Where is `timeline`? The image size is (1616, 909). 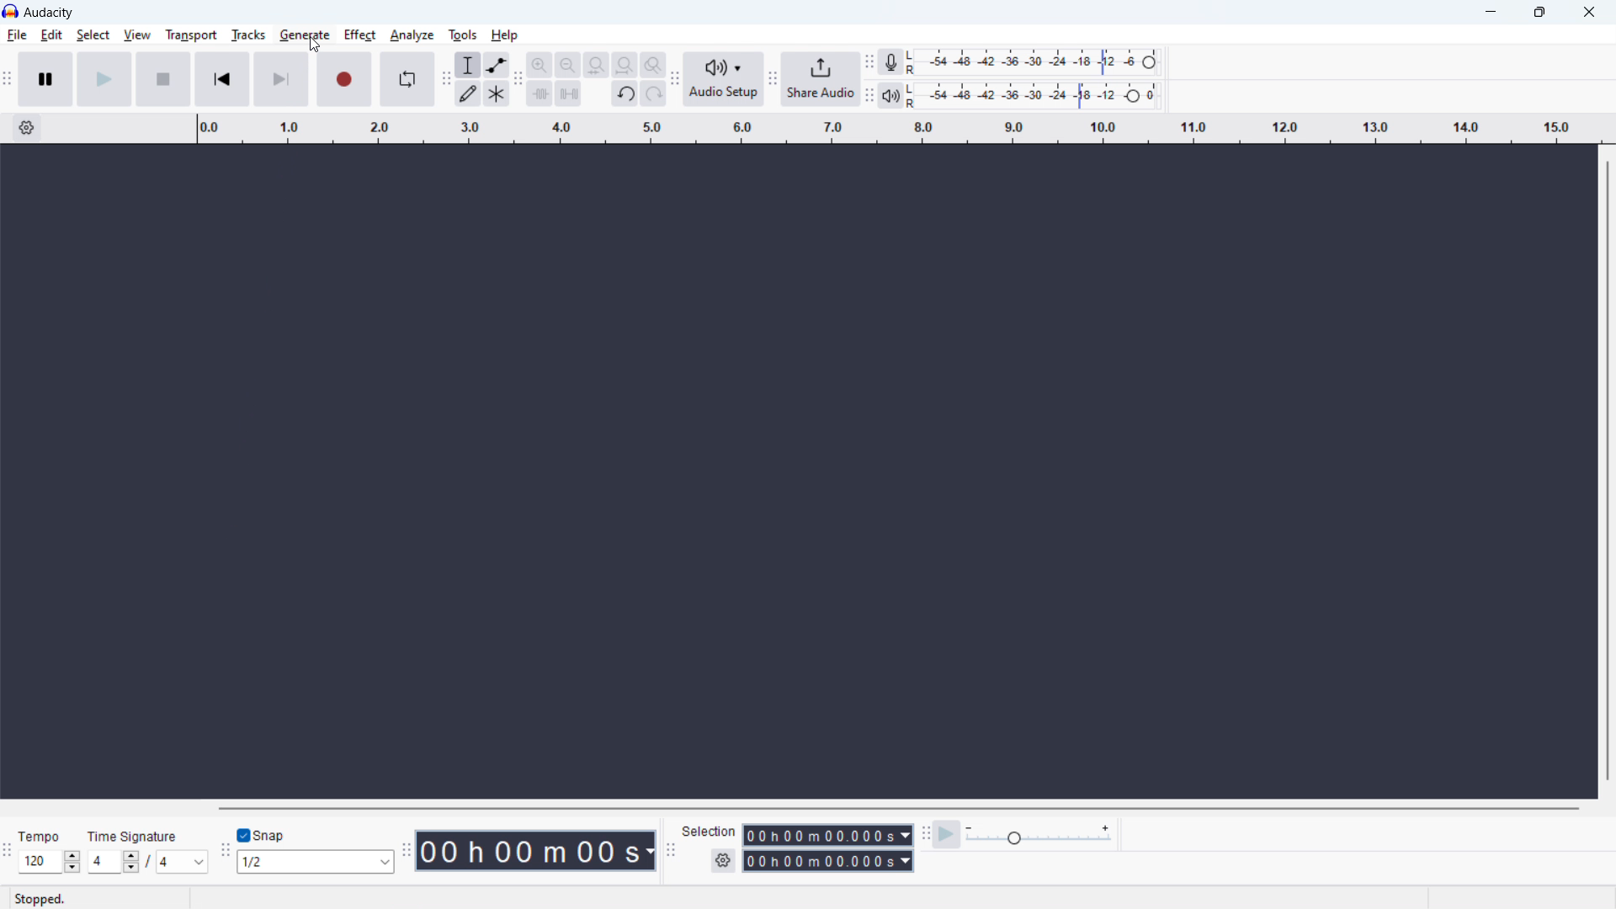
timeline is located at coordinates (896, 130).